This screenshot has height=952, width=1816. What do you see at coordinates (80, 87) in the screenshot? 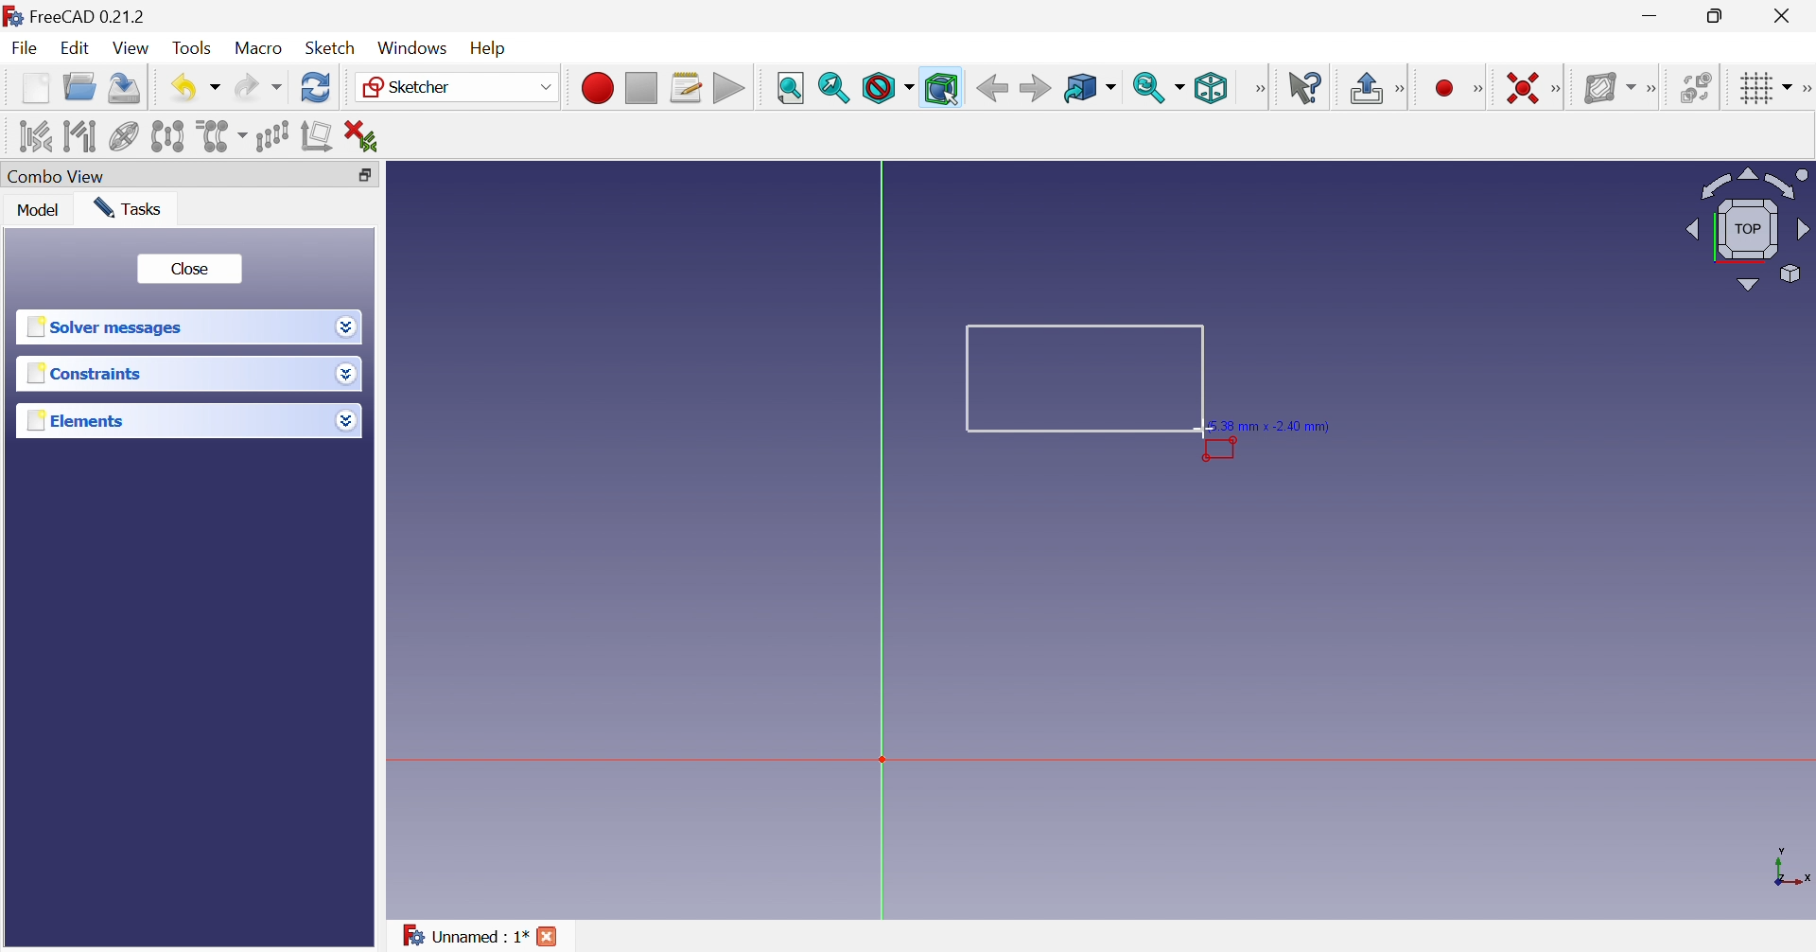
I see `Open` at bounding box center [80, 87].